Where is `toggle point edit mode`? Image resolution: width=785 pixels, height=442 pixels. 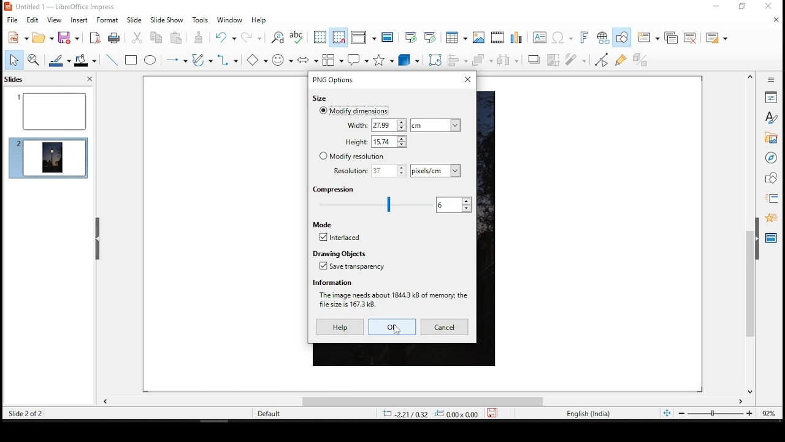
toggle point edit mode is located at coordinates (602, 61).